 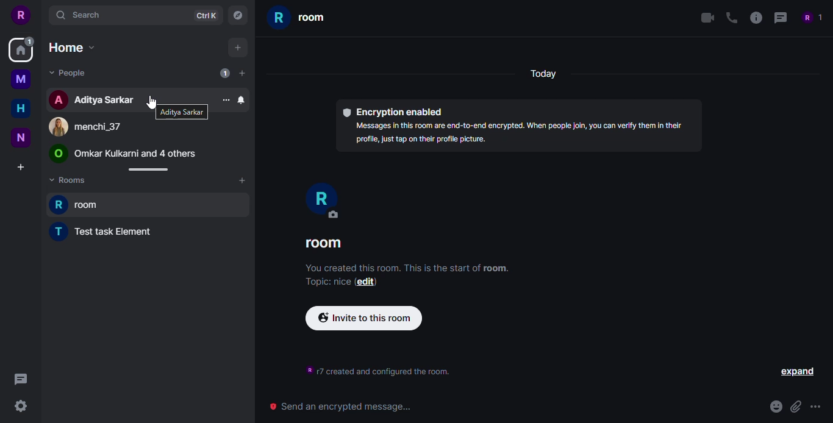 What do you see at coordinates (341, 407) in the screenshot?
I see `send an encrypted message` at bounding box center [341, 407].